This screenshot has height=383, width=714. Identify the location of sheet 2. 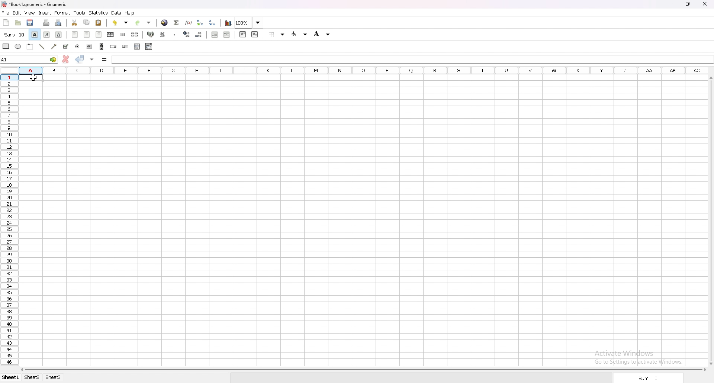
(33, 378).